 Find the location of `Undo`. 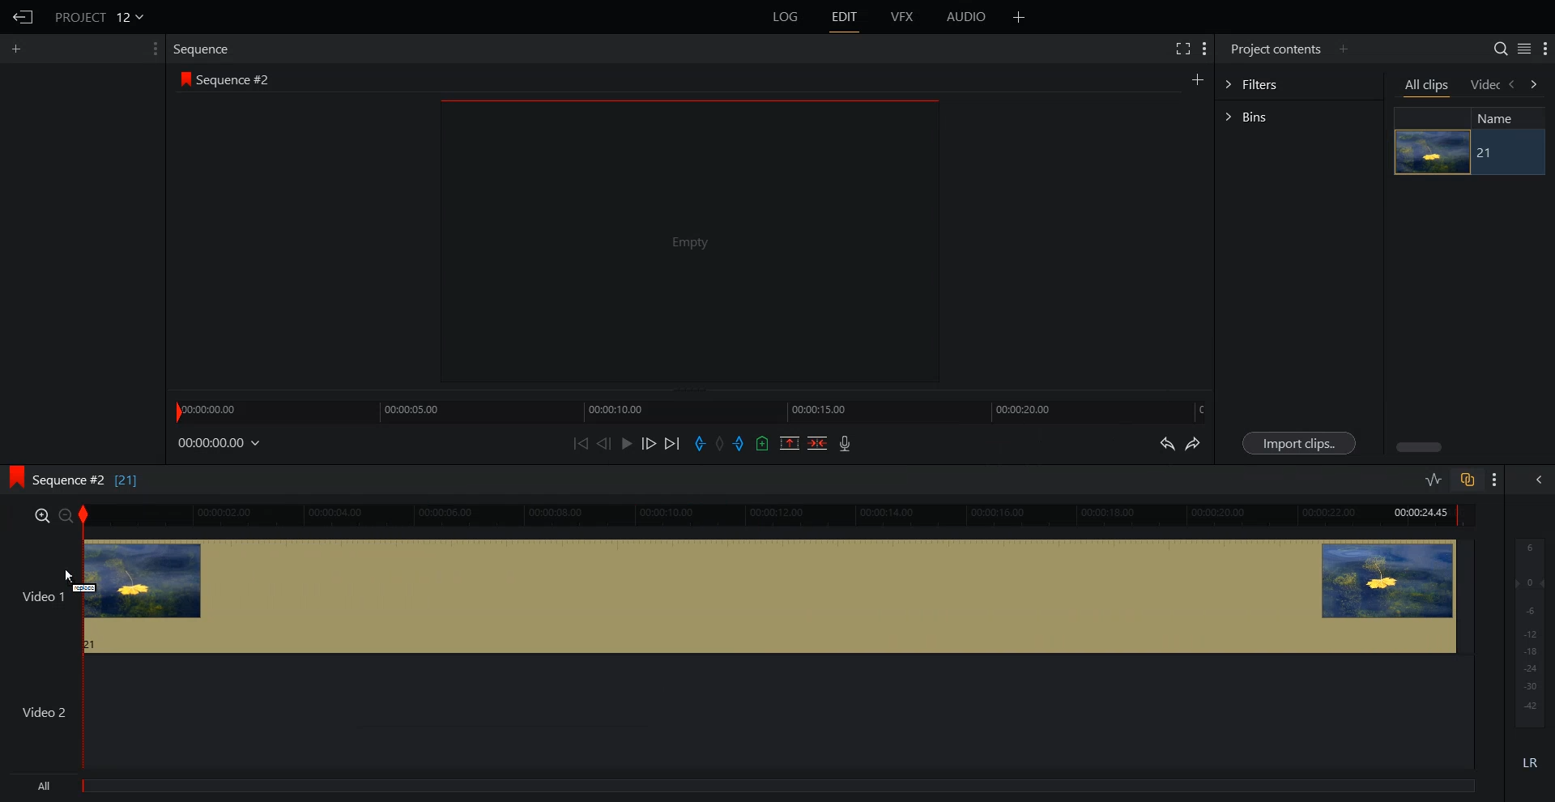

Undo is located at coordinates (1166, 443).